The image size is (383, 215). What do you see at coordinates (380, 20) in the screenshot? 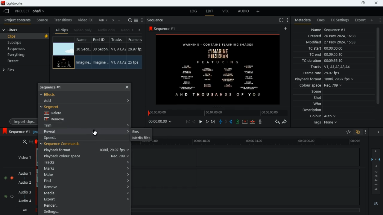
I see `more` at bounding box center [380, 20].